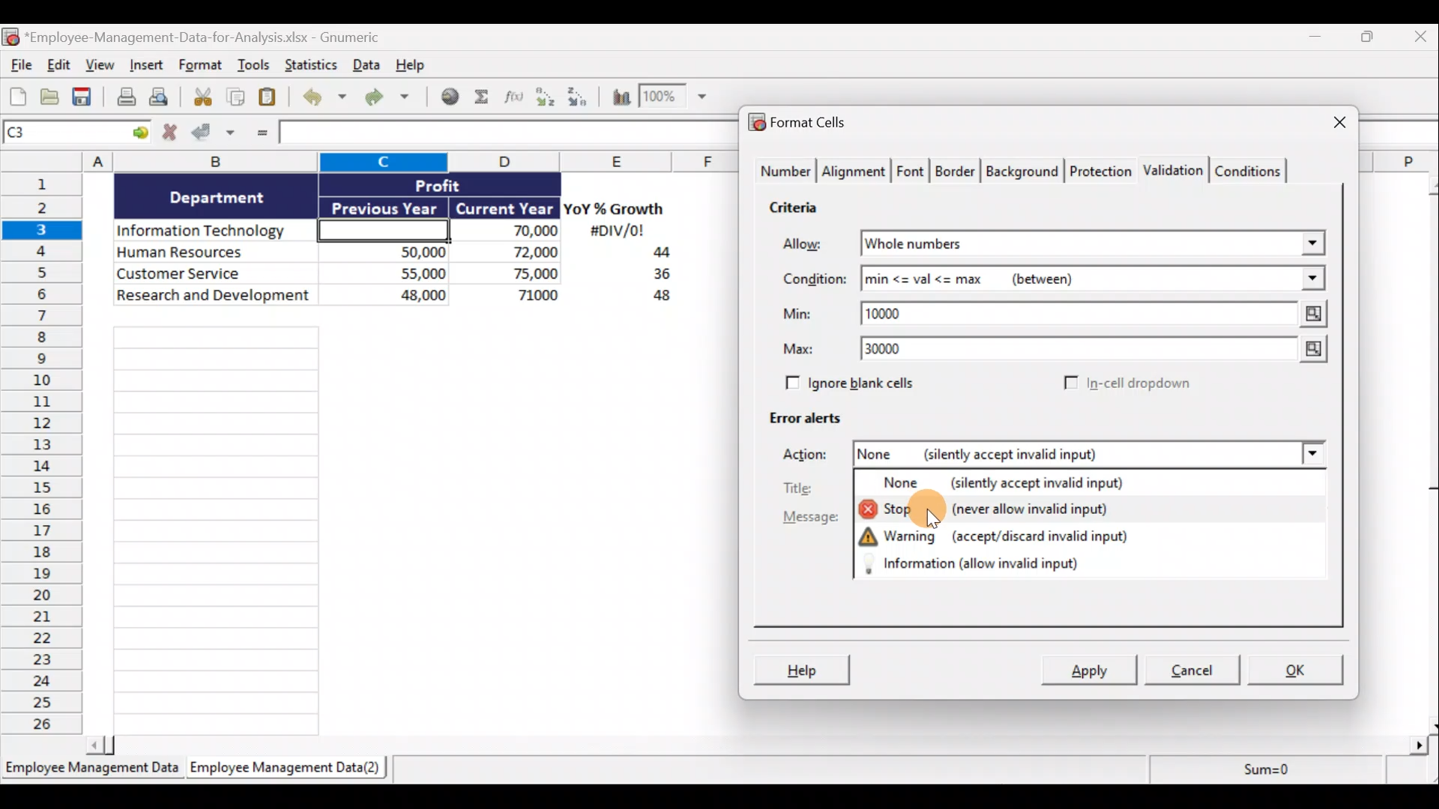 The width and height of the screenshot is (1439, 809). What do you see at coordinates (1369, 40) in the screenshot?
I see `Restore down` at bounding box center [1369, 40].